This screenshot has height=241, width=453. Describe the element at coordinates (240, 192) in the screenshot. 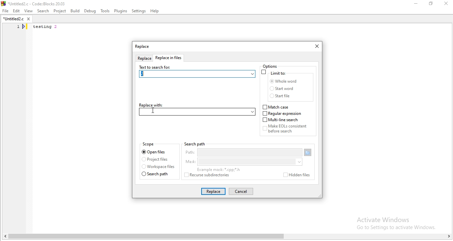

I see `cancel` at that location.